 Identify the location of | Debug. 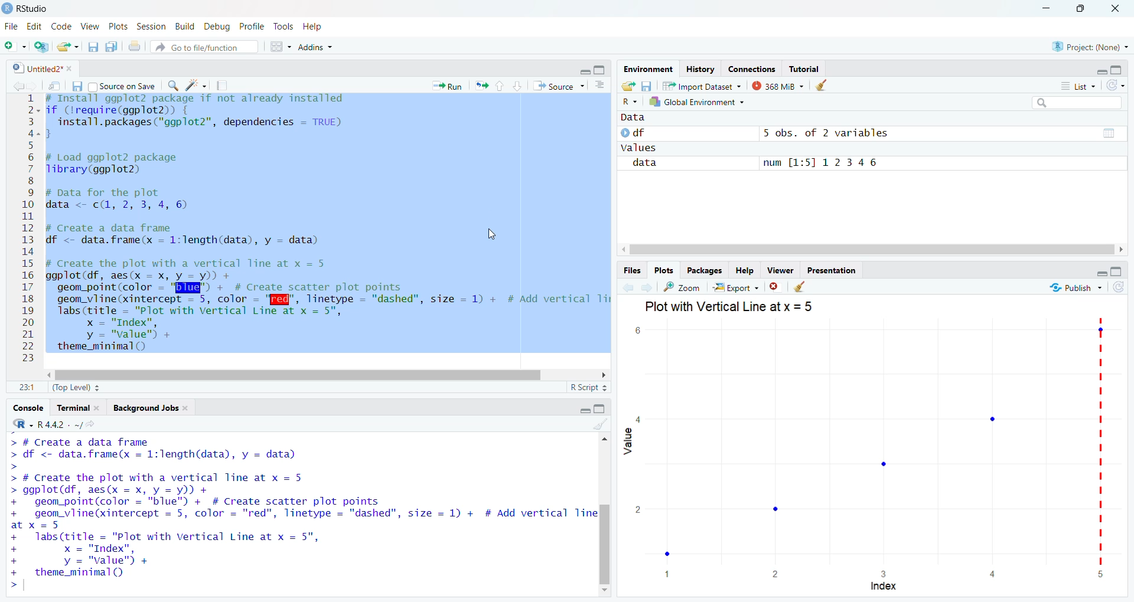
(219, 27).